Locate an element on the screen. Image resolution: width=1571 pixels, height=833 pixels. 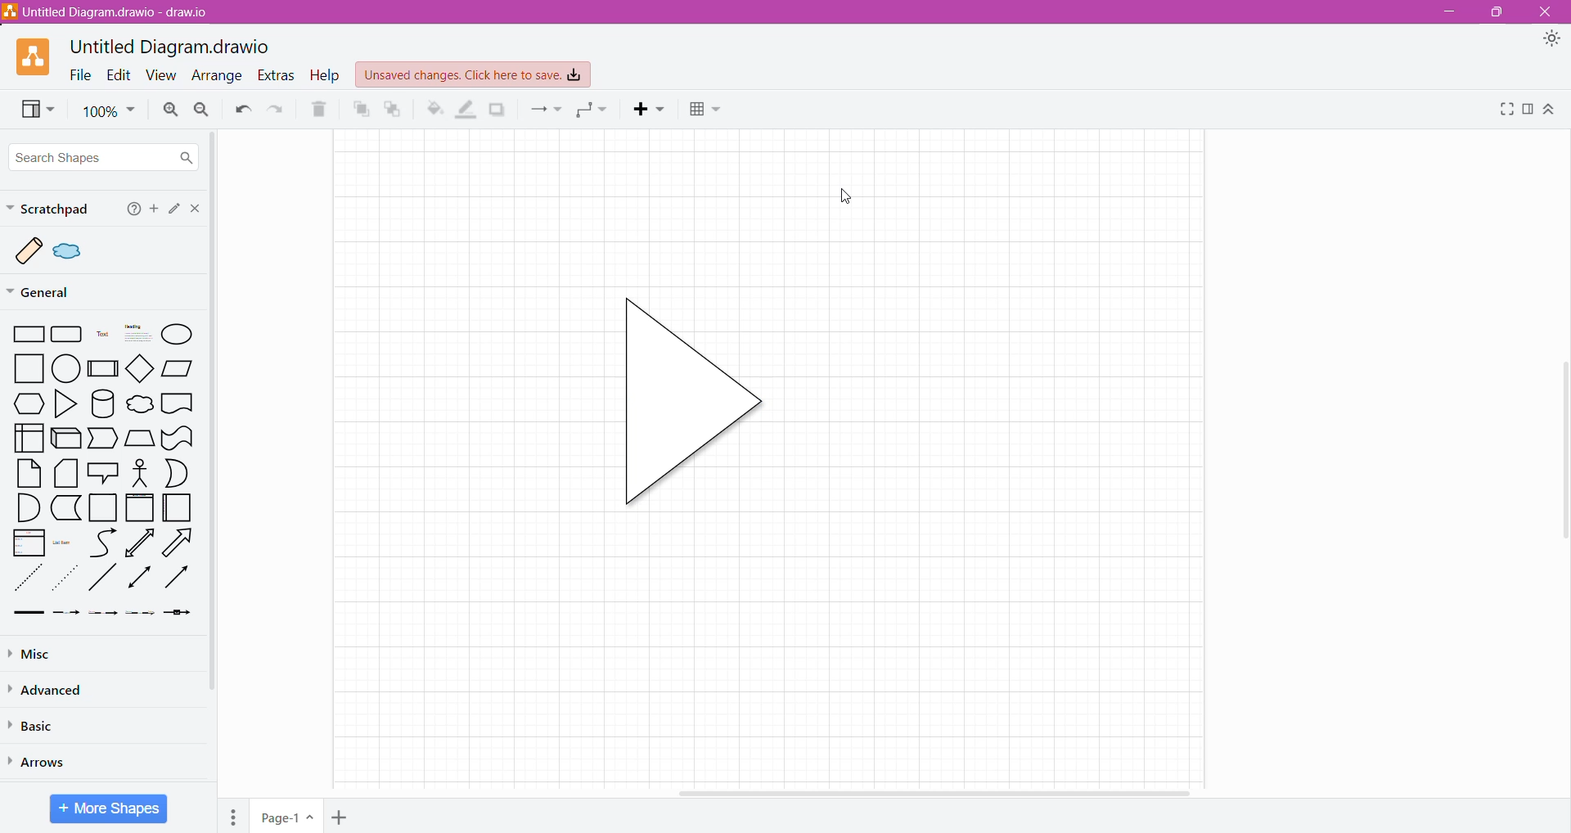
Line Color is located at coordinates (466, 110).